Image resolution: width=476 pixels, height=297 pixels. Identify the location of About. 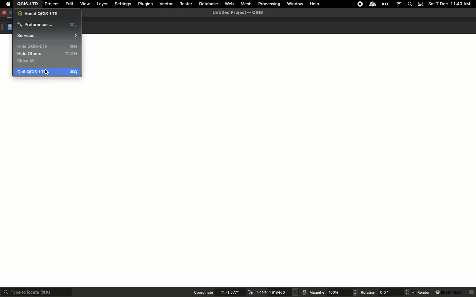
(40, 14).